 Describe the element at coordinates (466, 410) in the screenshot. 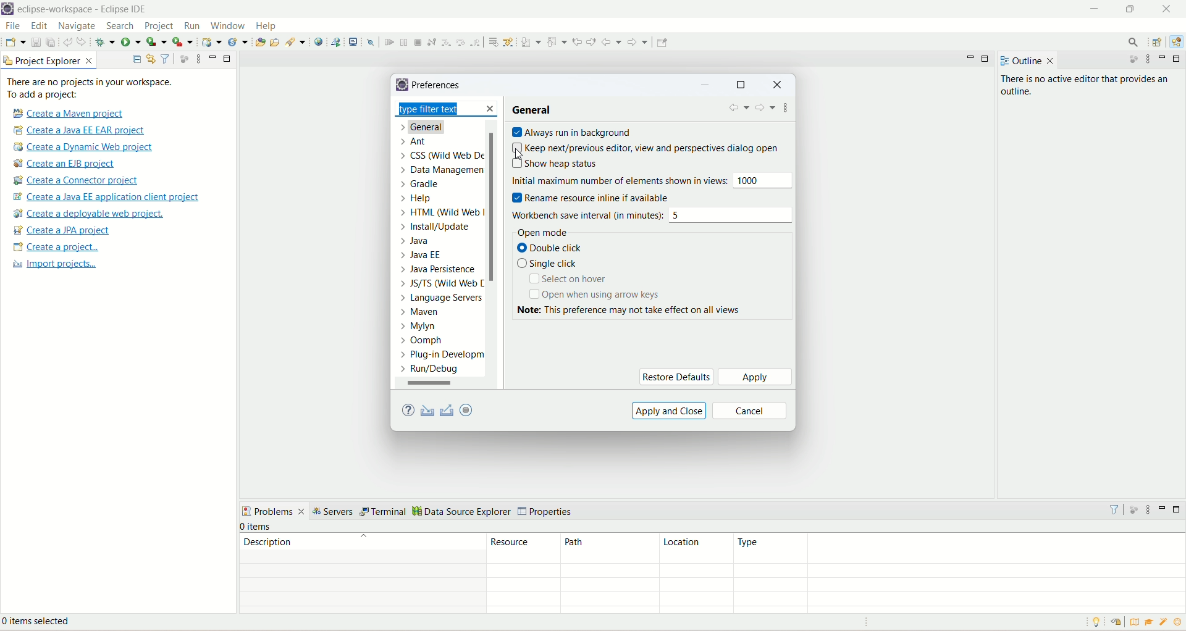

I see `oomph preference recorder` at that location.